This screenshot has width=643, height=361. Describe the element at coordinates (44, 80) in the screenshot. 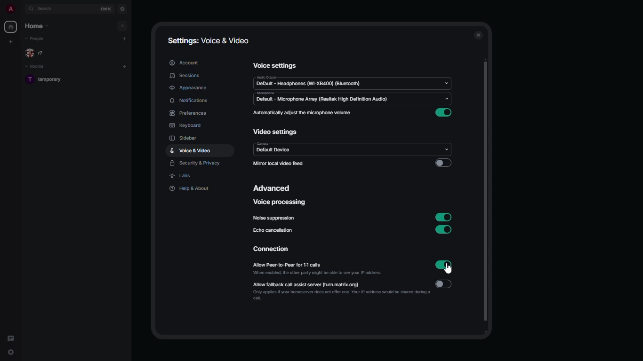

I see `T temporary` at that location.